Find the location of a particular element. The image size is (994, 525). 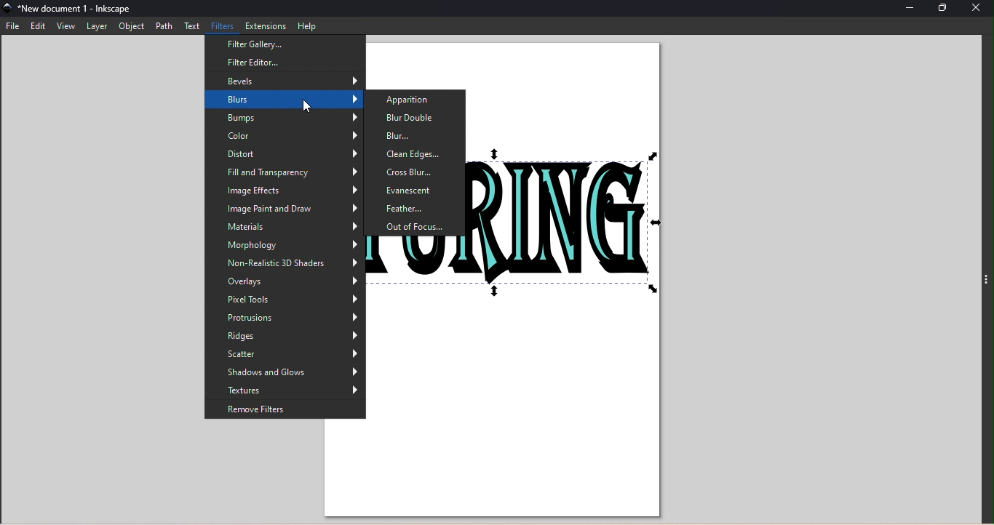

Distort is located at coordinates (285, 154).